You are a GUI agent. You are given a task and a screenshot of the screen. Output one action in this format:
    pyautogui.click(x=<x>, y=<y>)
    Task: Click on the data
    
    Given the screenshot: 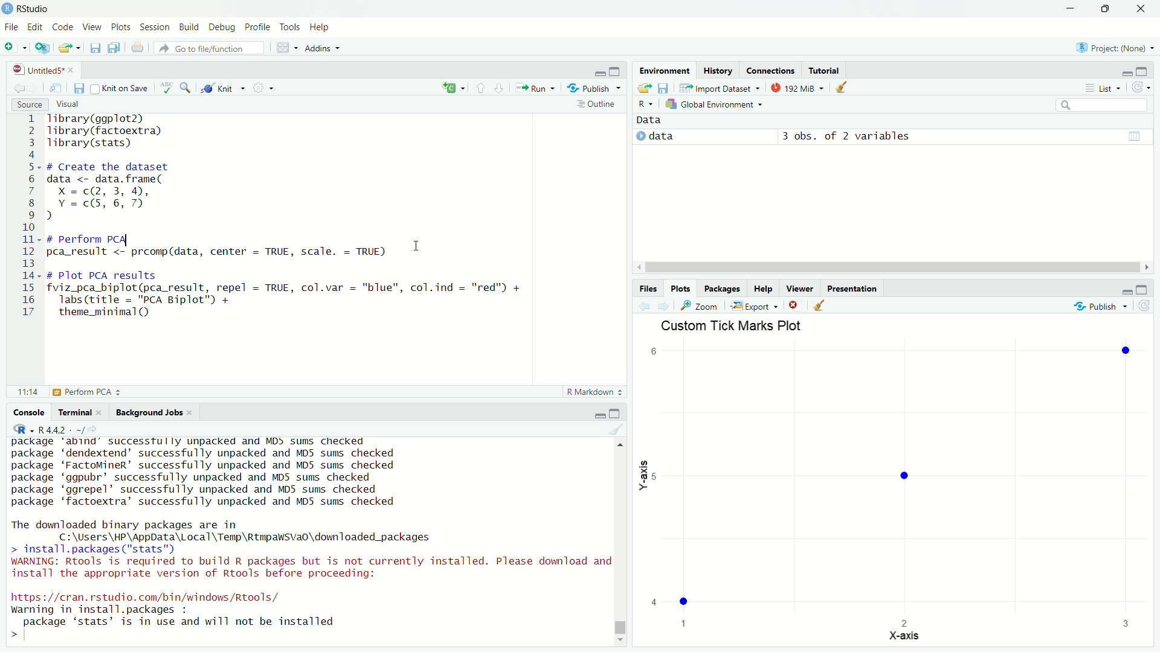 What is the action you would take?
    pyautogui.click(x=659, y=137)
    